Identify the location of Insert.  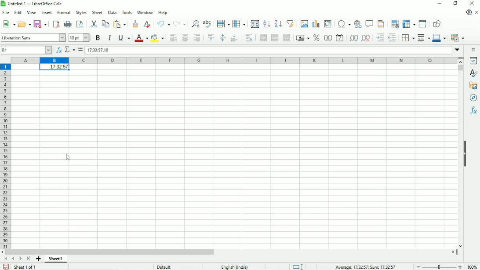
(46, 13).